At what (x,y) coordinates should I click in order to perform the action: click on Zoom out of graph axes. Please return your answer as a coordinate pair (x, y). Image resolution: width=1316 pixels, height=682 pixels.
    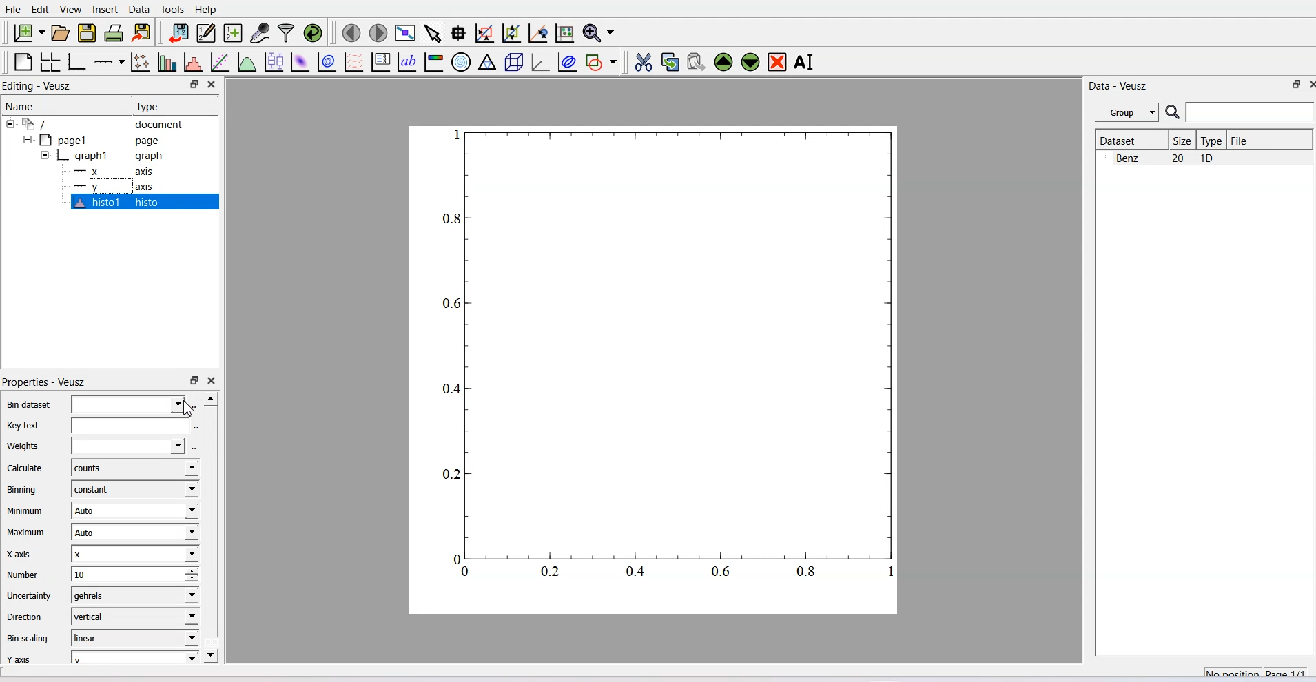
    Looking at the image, I should click on (512, 33).